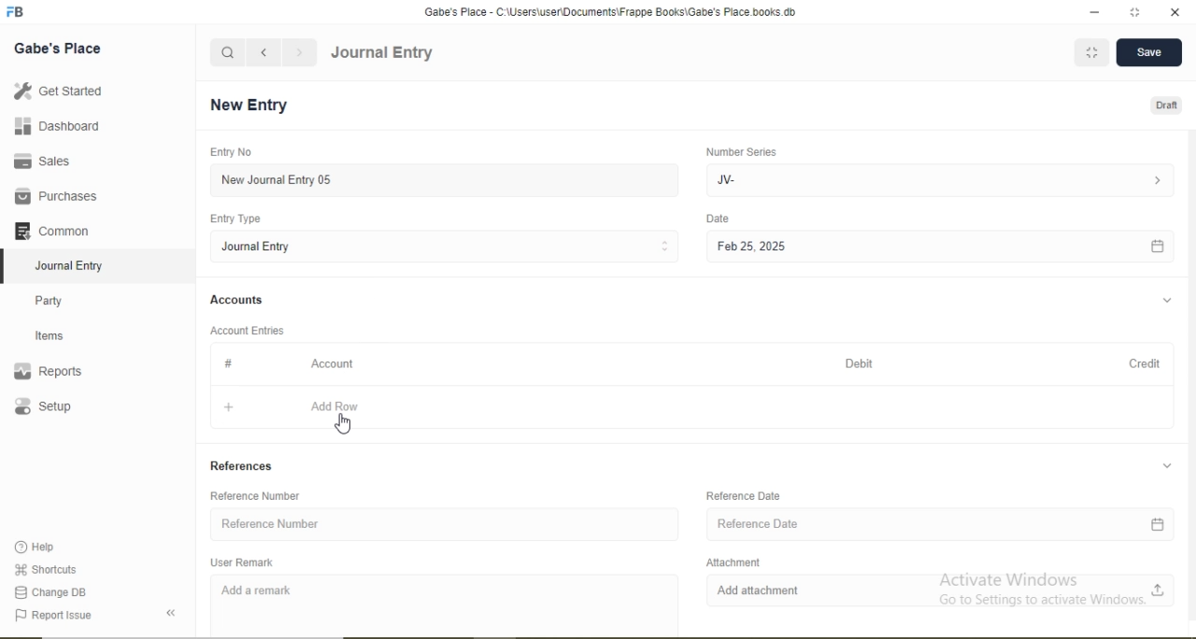  What do you see at coordinates (228, 151) in the screenshot?
I see `Entry No` at bounding box center [228, 151].